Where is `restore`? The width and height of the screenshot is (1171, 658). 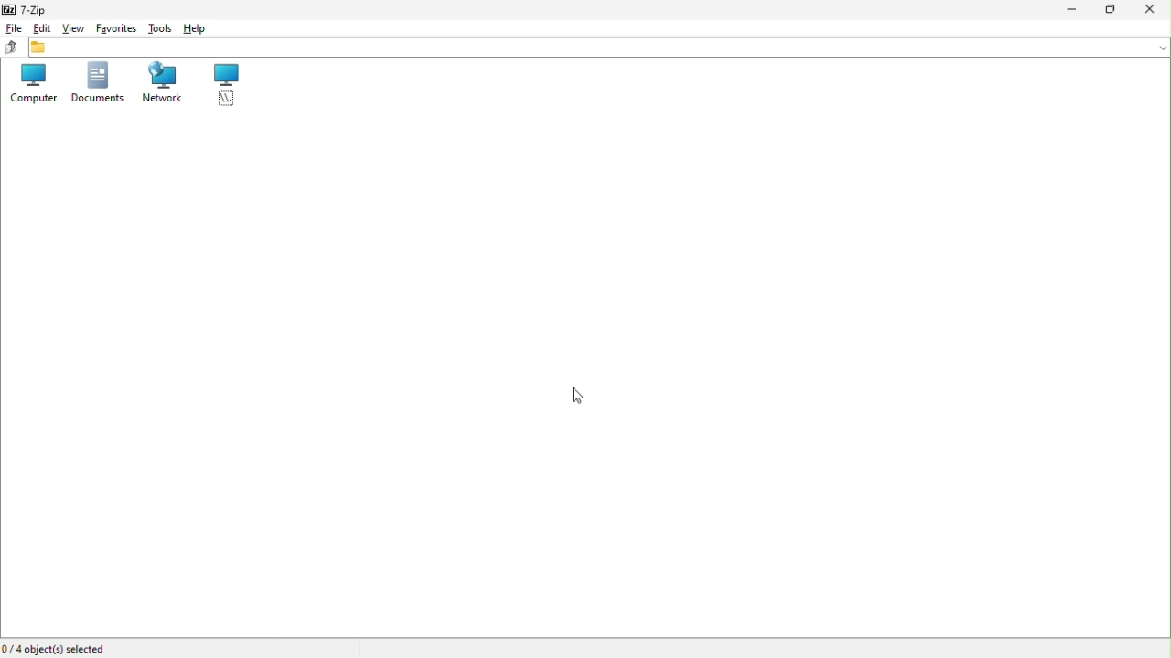
restore is located at coordinates (1115, 9).